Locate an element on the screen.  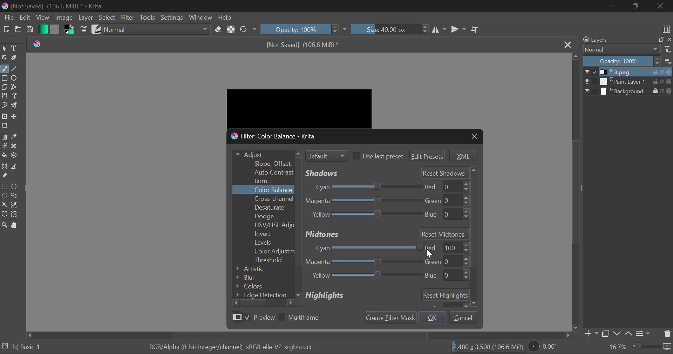
Rotate Image is located at coordinates (247, 29).